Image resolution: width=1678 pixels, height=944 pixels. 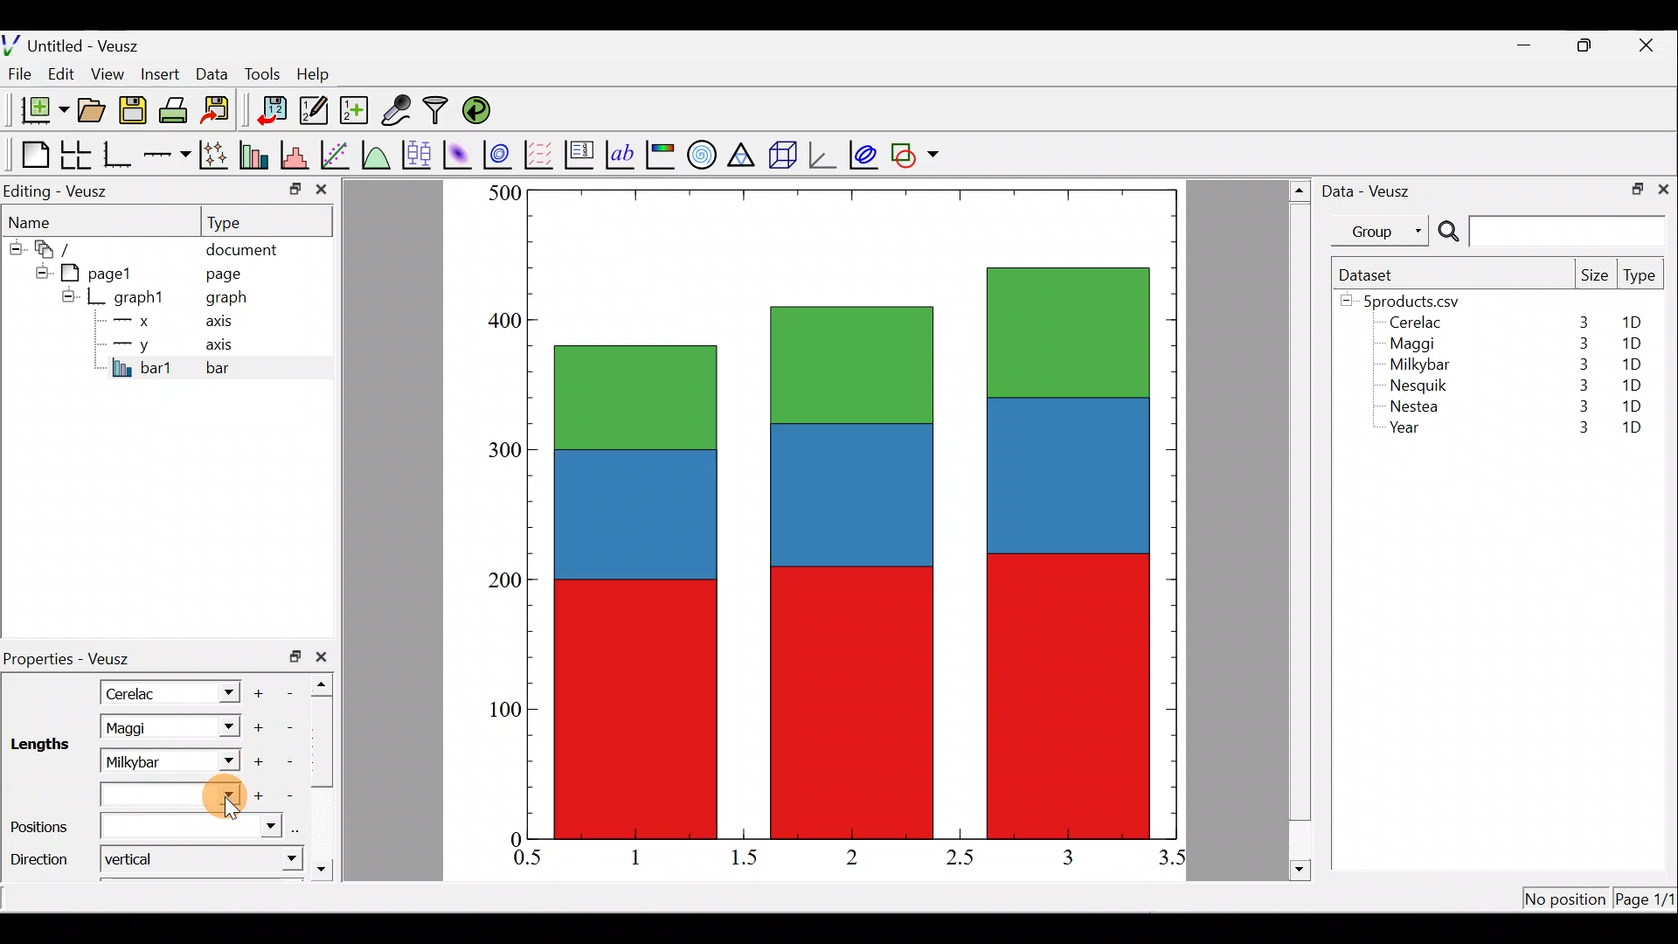 What do you see at coordinates (221, 760) in the screenshot?
I see `Lengths dropdown` at bounding box center [221, 760].